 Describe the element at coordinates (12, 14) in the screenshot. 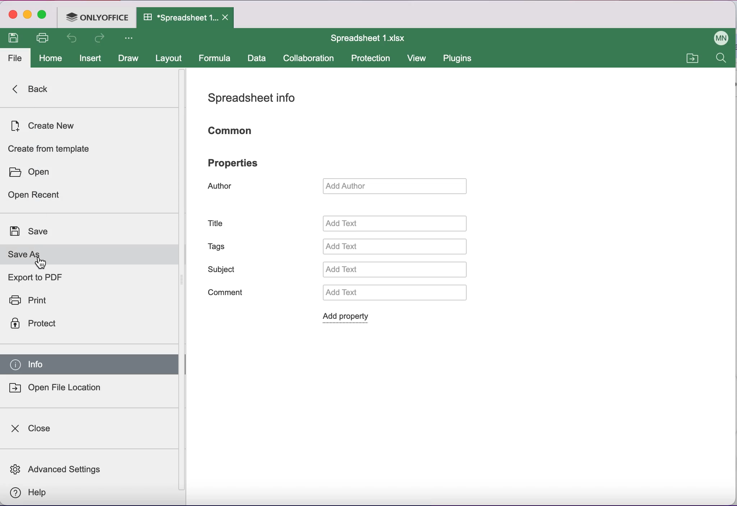

I see `close` at that location.